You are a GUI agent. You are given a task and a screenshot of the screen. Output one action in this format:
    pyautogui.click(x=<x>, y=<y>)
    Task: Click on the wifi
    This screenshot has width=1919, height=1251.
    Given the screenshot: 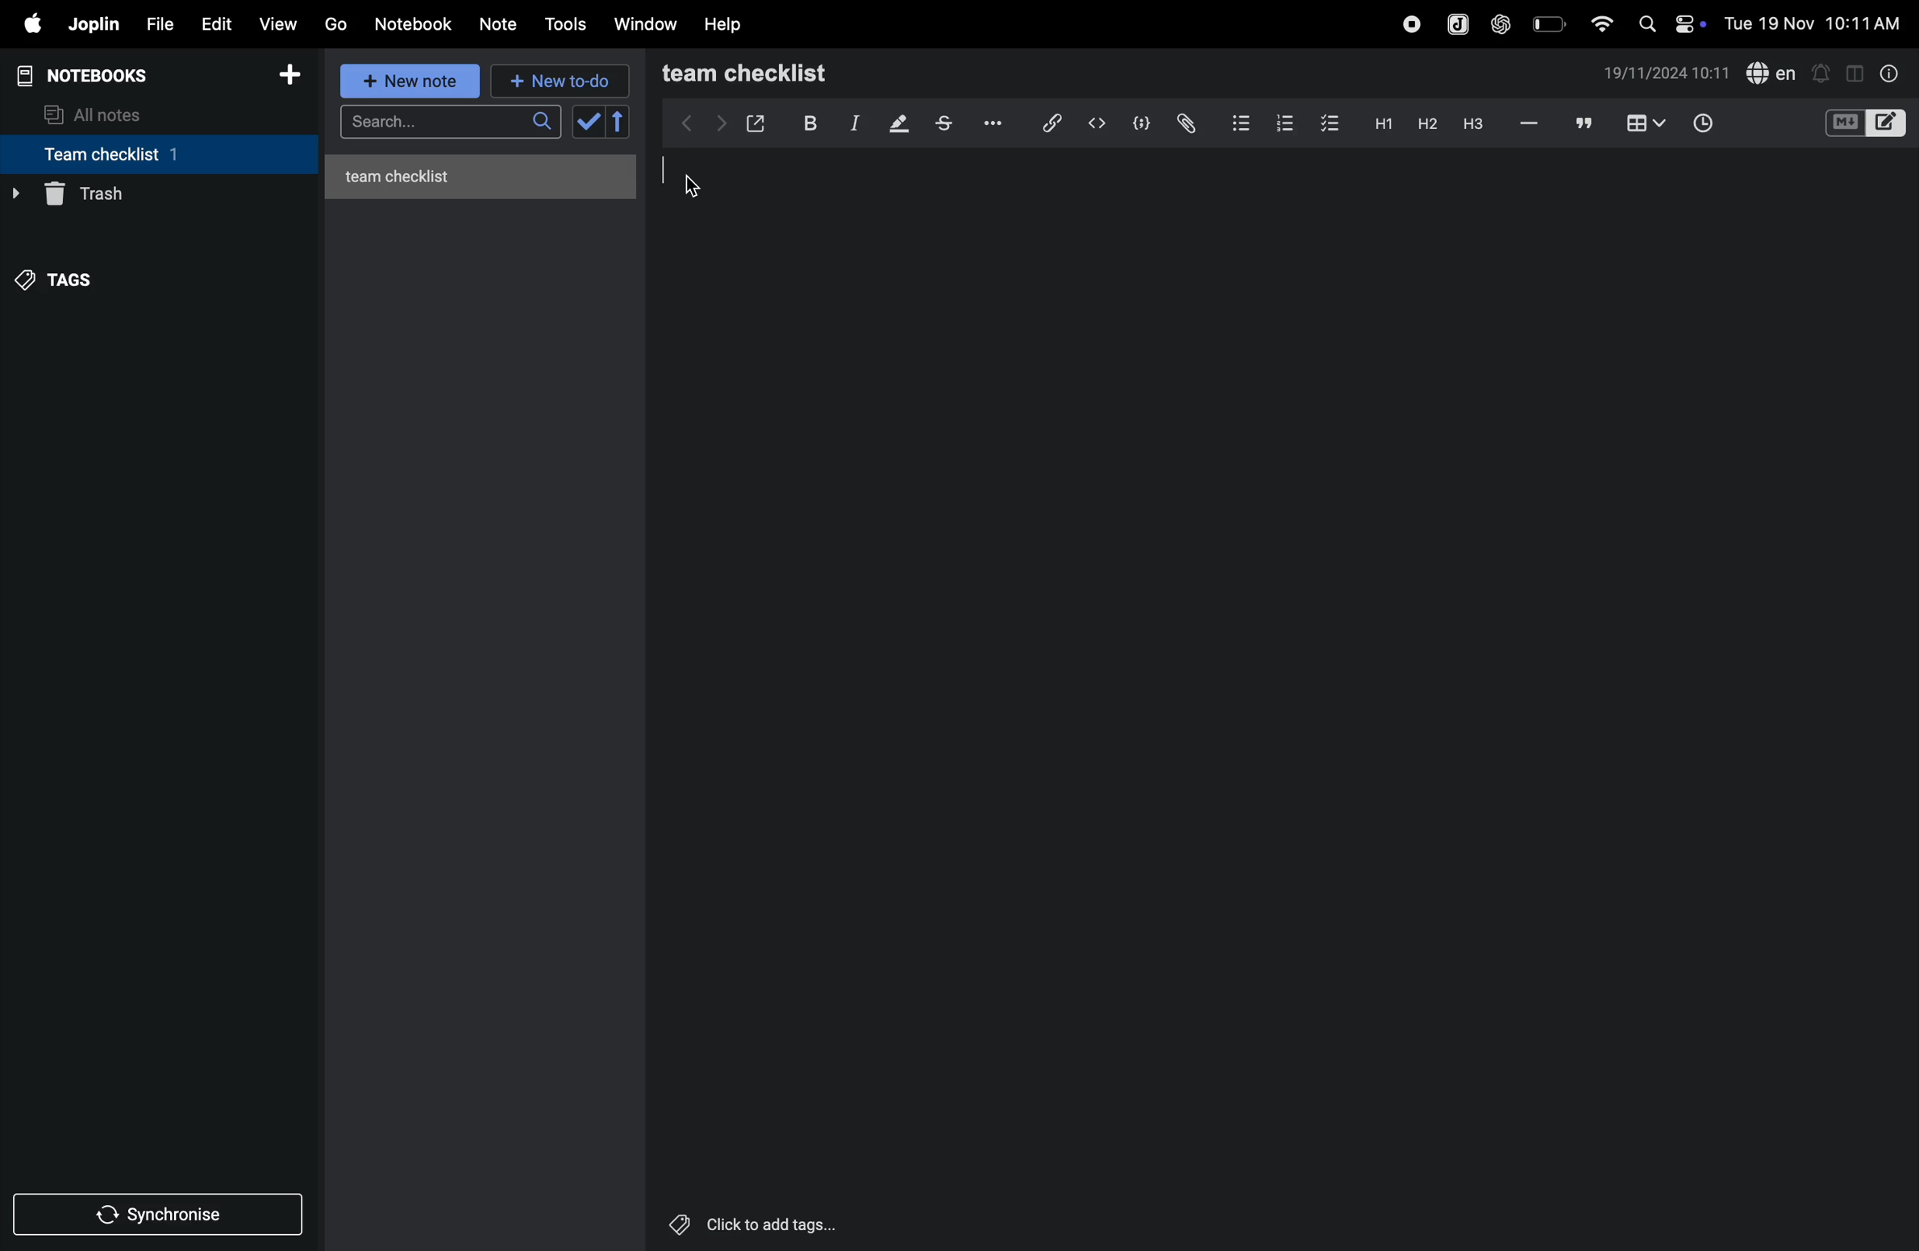 What is the action you would take?
    pyautogui.click(x=1596, y=23)
    